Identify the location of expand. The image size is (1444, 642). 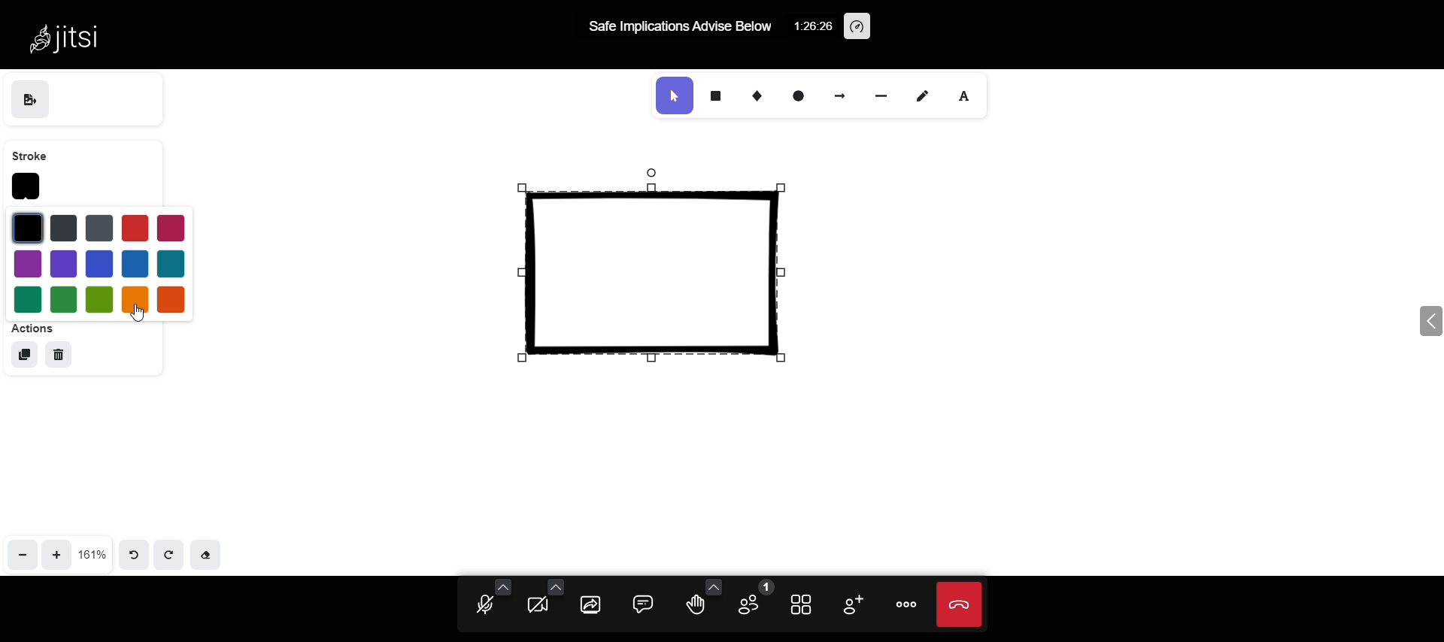
(1417, 320).